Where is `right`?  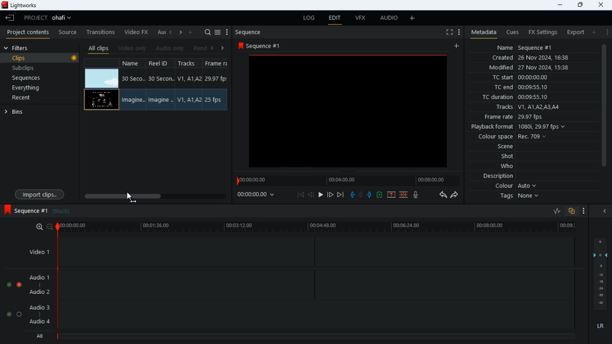
right is located at coordinates (223, 48).